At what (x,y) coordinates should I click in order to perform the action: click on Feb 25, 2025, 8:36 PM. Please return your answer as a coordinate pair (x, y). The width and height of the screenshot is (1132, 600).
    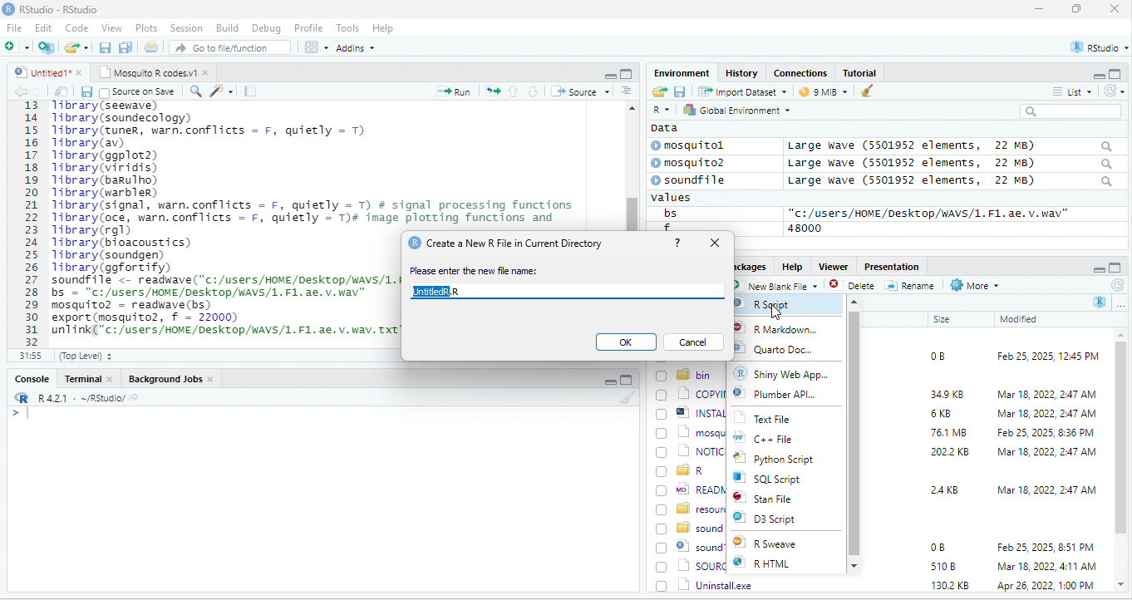
    Looking at the image, I should click on (1042, 432).